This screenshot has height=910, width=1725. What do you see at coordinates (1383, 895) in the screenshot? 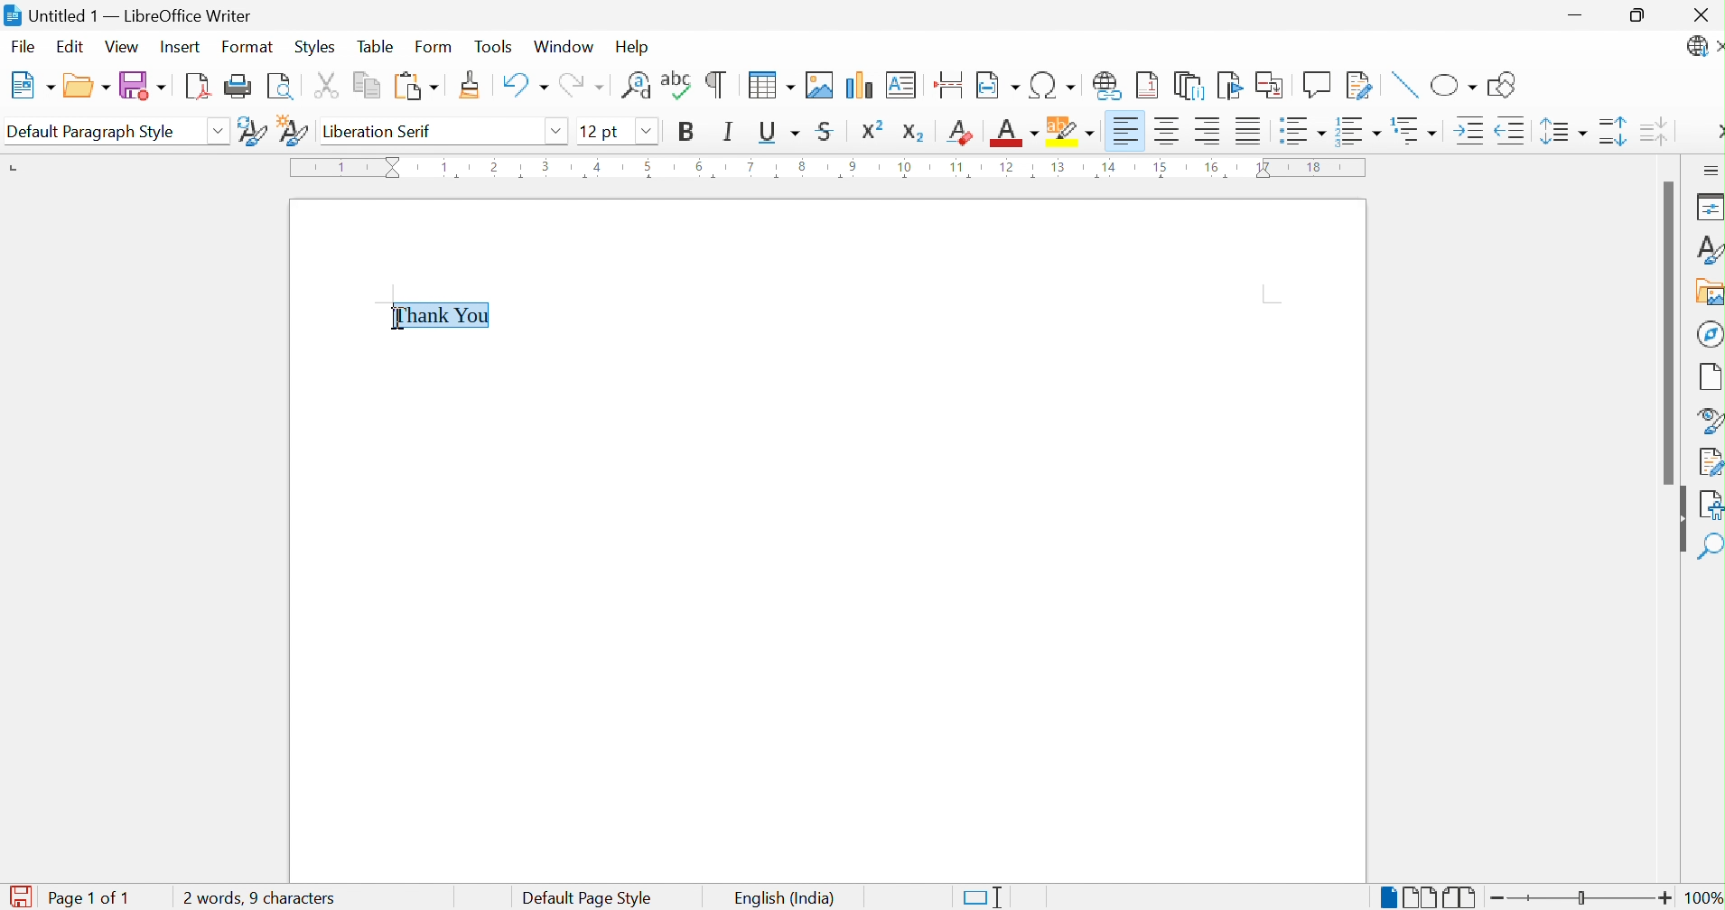
I see `Single-page View` at bounding box center [1383, 895].